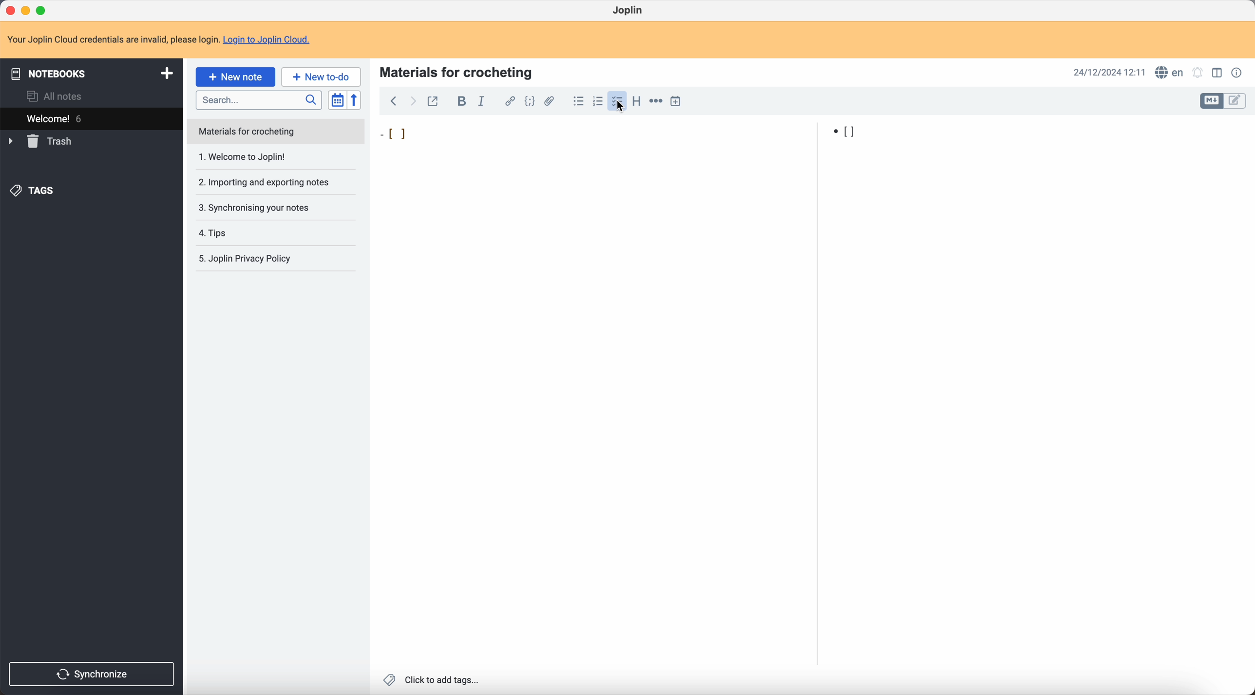  What do you see at coordinates (393, 102) in the screenshot?
I see `back` at bounding box center [393, 102].